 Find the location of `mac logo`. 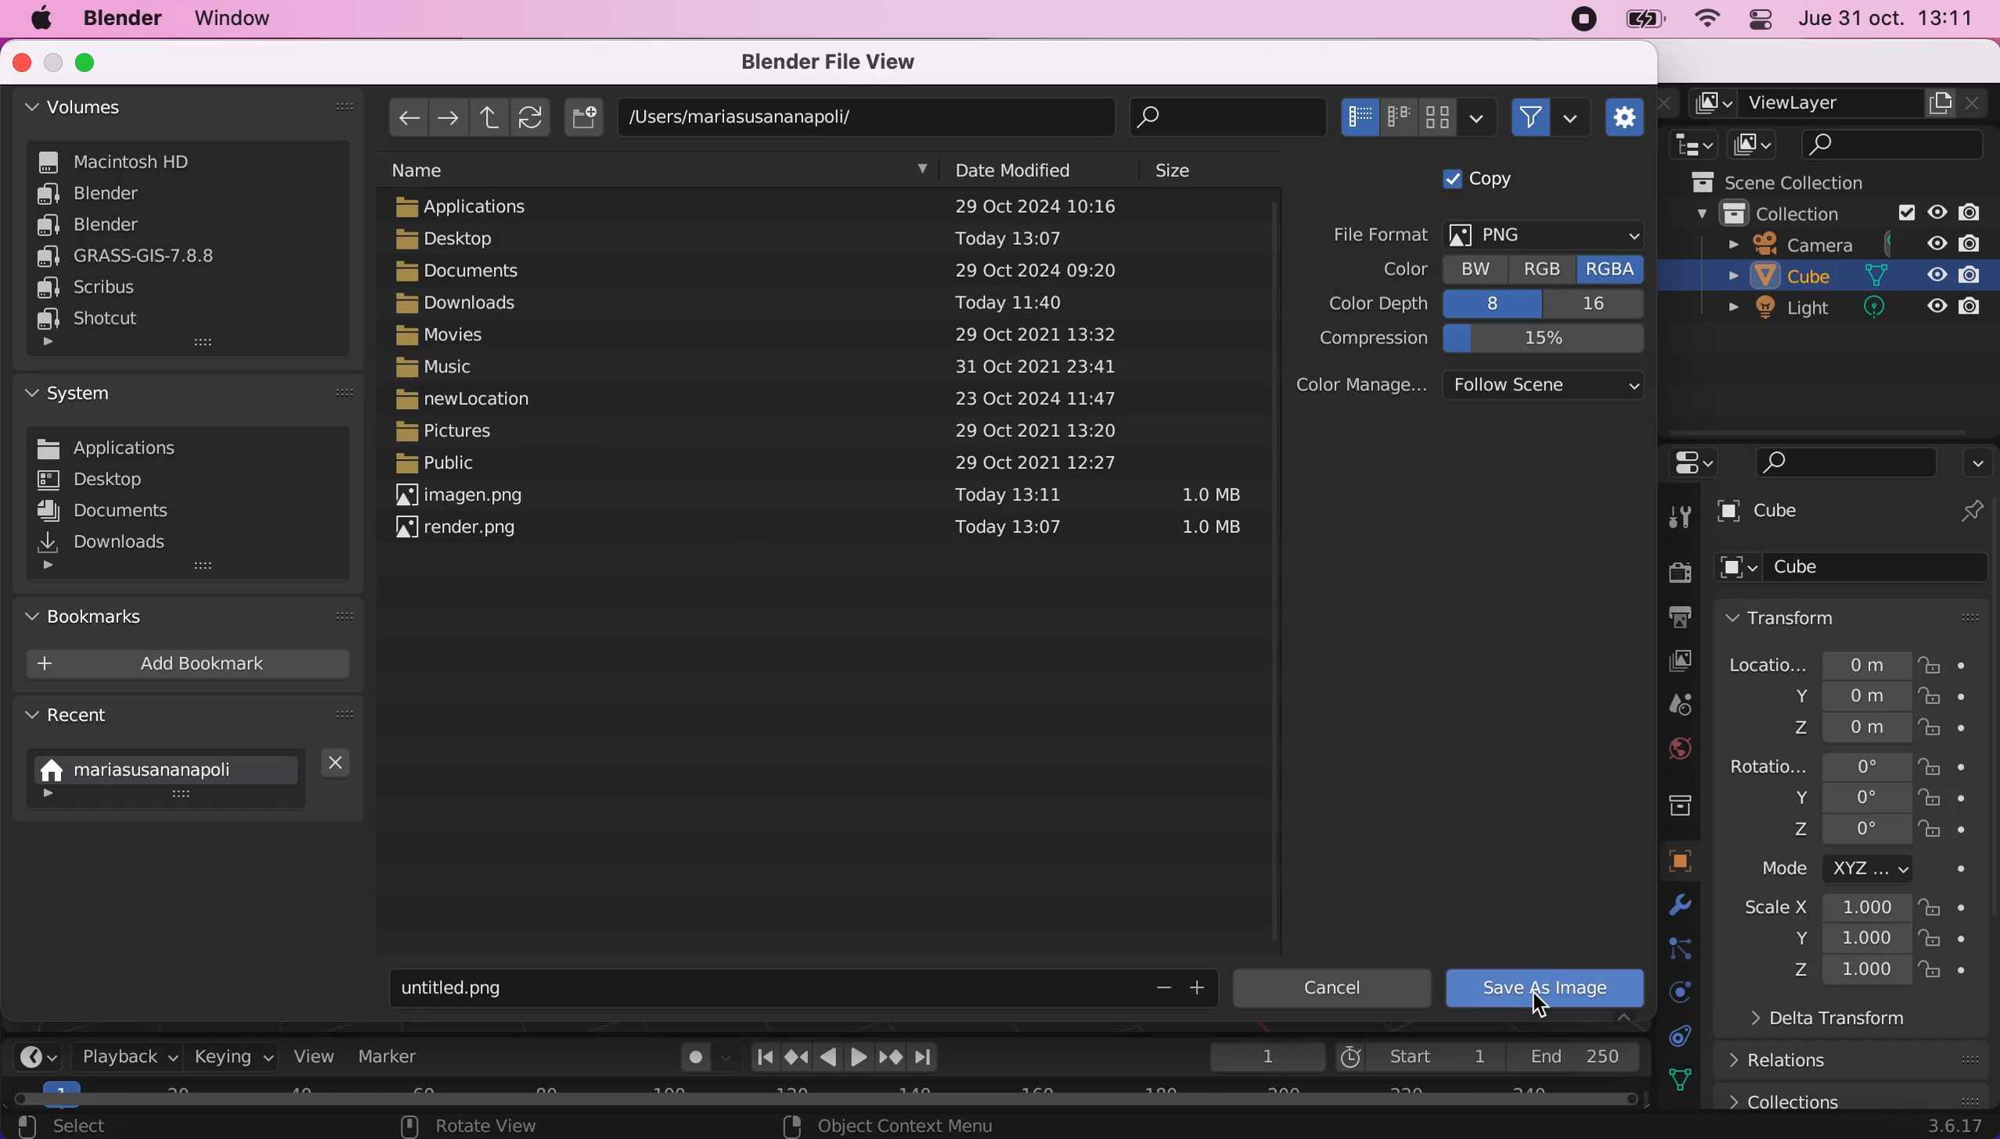

mac logo is located at coordinates (30, 16).